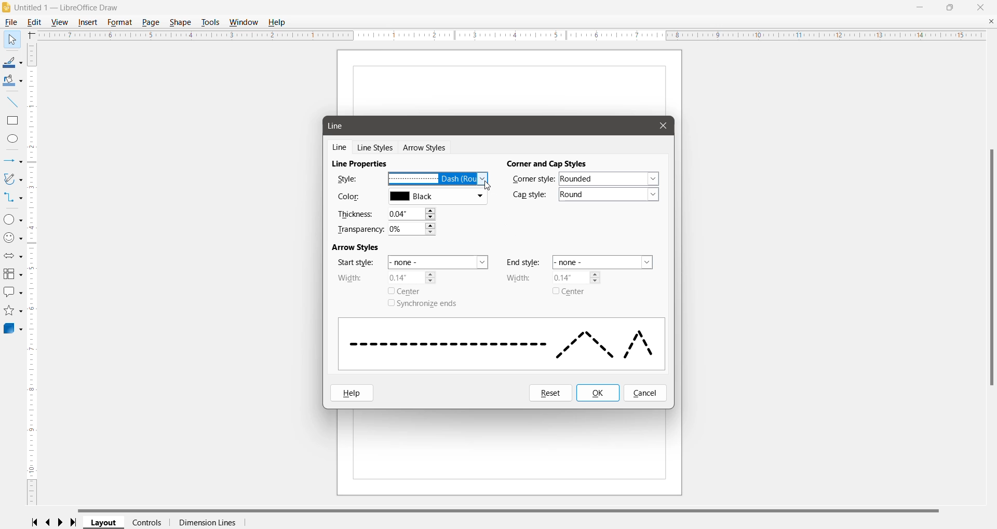 This screenshot has height=529, width=997. What do you see at coordinates (522, 262) in the screenshot?
I see `End style` at bounding box center [522, 262].